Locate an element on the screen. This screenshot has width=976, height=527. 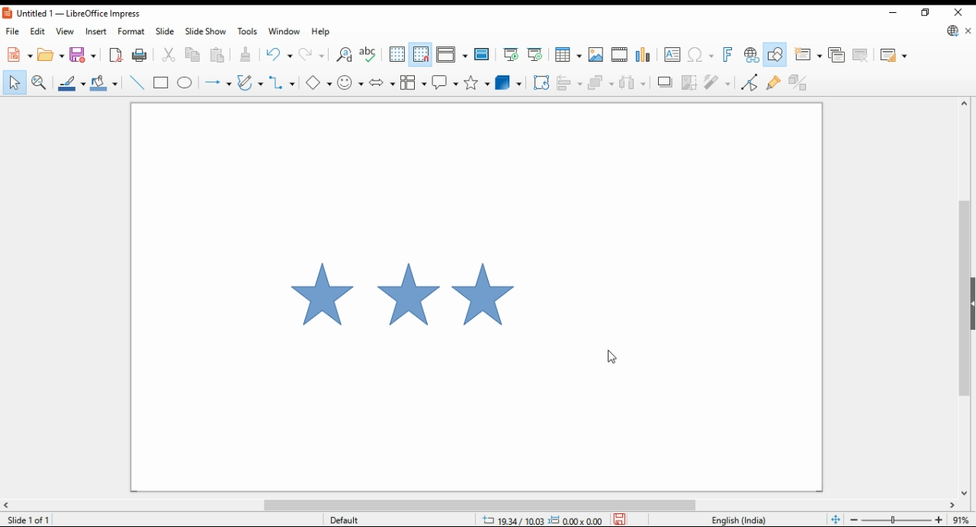
shadows is located at coordinates (665, 82).